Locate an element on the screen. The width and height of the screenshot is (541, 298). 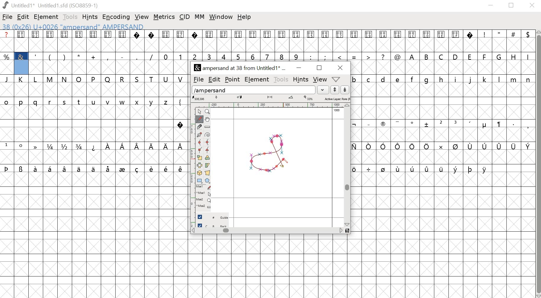
symbol is located at coordinates (485, 146).